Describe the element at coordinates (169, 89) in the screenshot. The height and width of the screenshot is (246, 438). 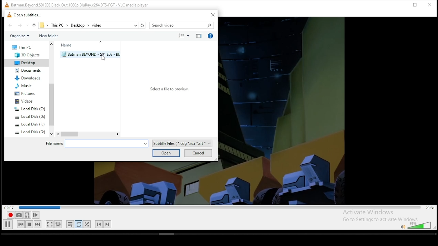
I see `Select a file to preview.` at that location.